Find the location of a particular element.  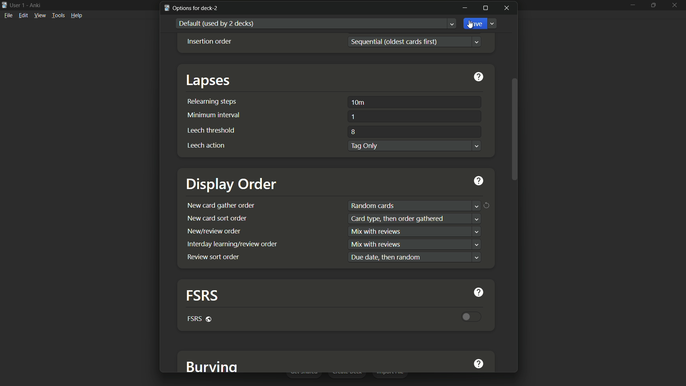

dropdown is located at coordinates (476, 206).